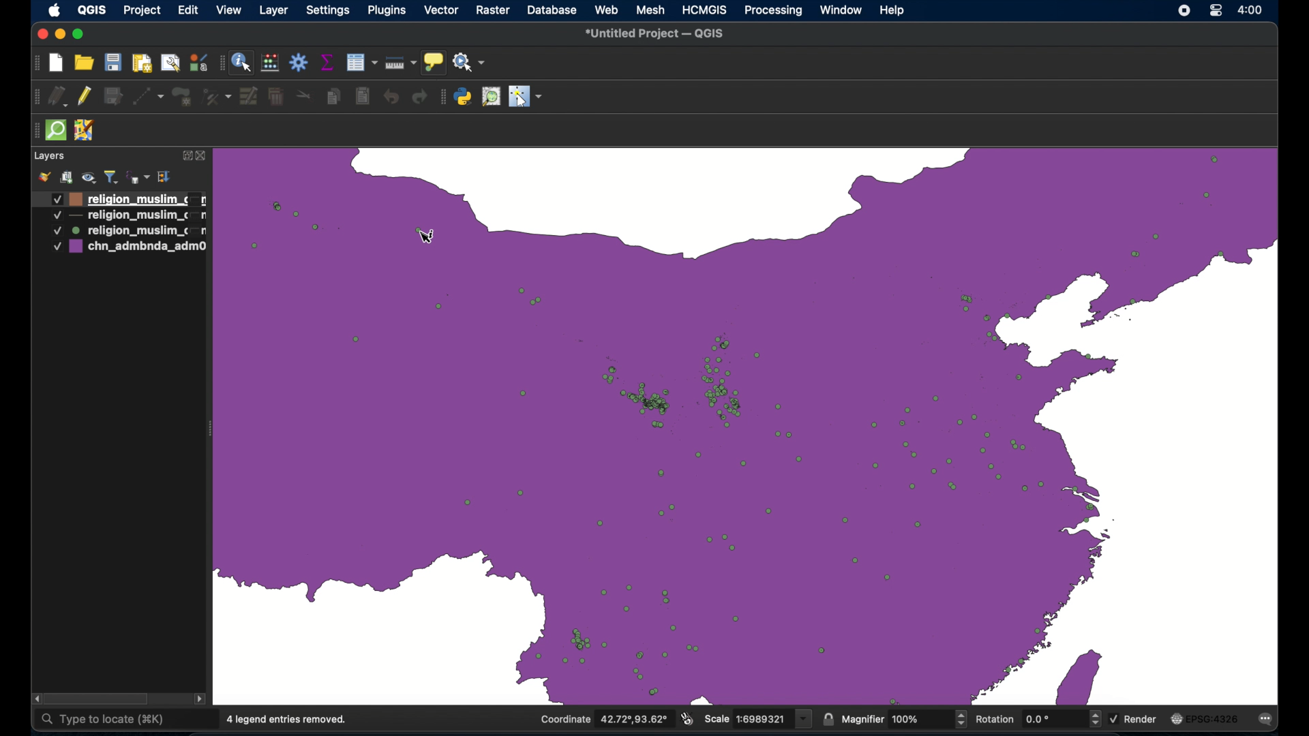 This screenshot has height=736, width=1309. I want to click on styling manager, so click(197, 62).